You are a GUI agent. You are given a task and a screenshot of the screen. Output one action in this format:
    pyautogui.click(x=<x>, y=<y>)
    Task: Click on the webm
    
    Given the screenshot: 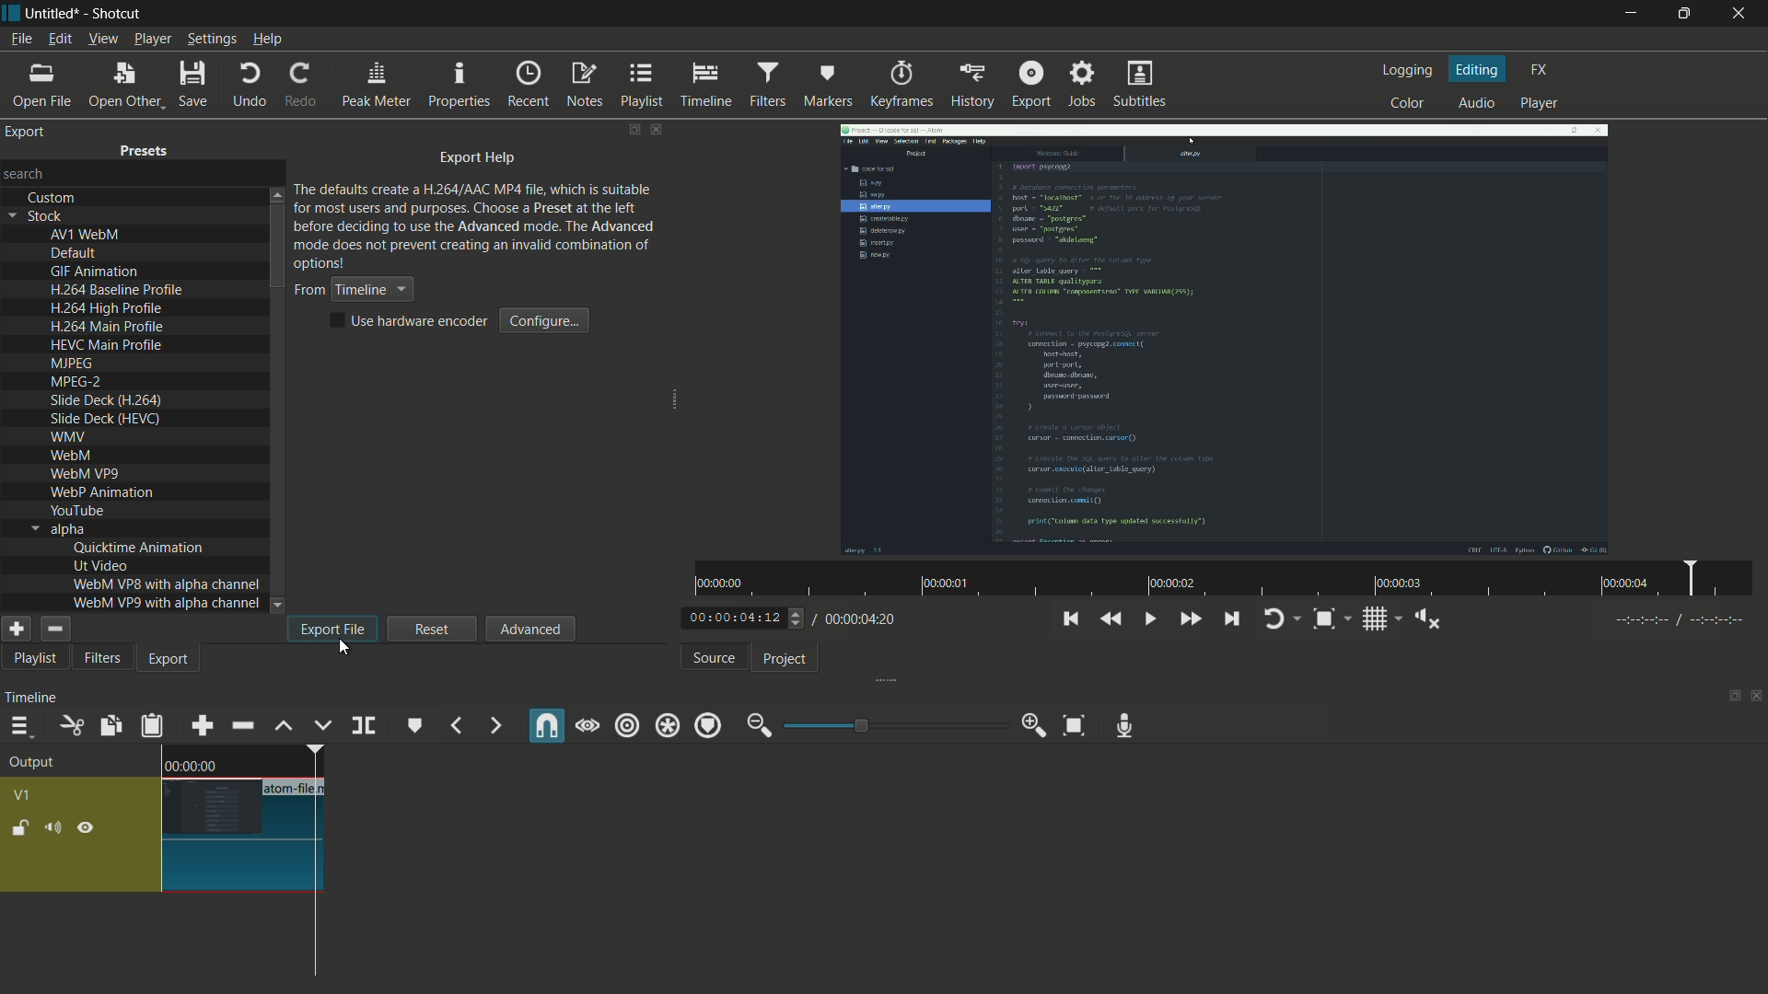 What is the action you would take?
    pyautogui.click(x=74, y=457)
    